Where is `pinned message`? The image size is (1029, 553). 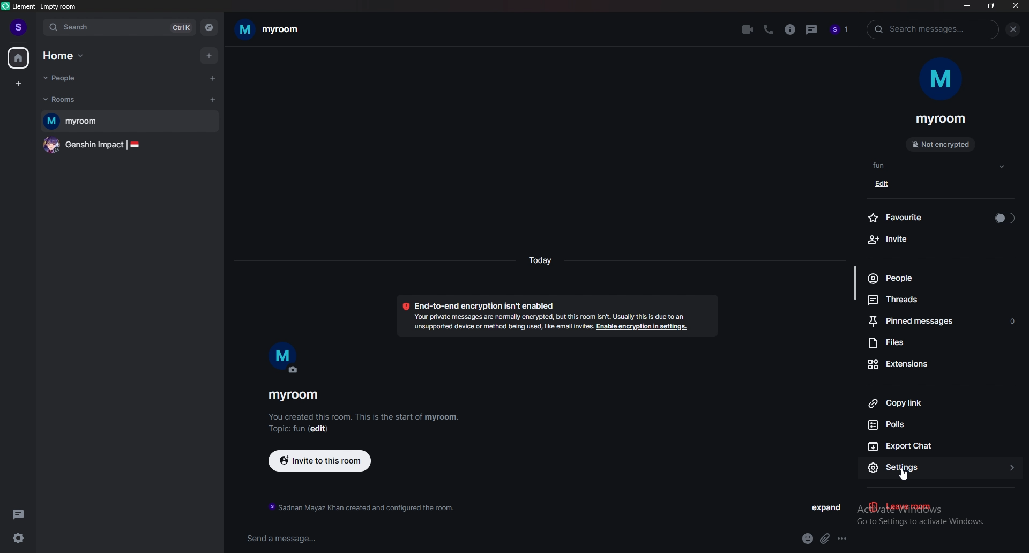
pinned message is located at coordinates (944, 320).